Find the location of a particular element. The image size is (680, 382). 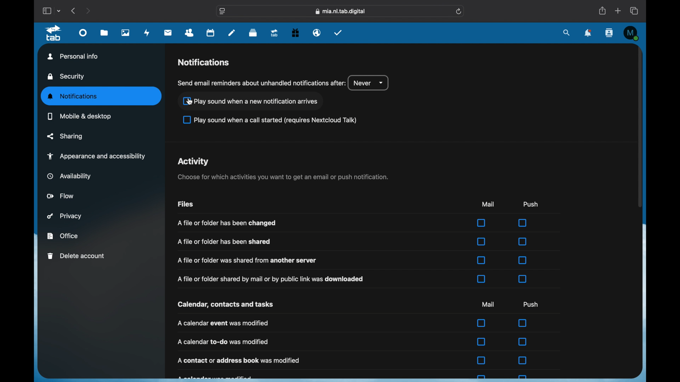

contacts is located at coordinates (610, 33).